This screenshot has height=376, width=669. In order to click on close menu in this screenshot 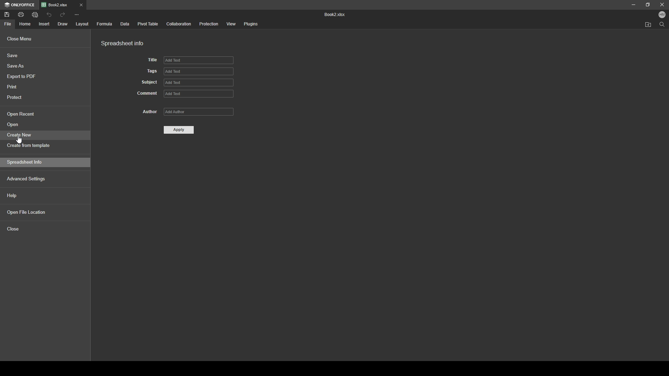, I will do `click(41, 38)`.